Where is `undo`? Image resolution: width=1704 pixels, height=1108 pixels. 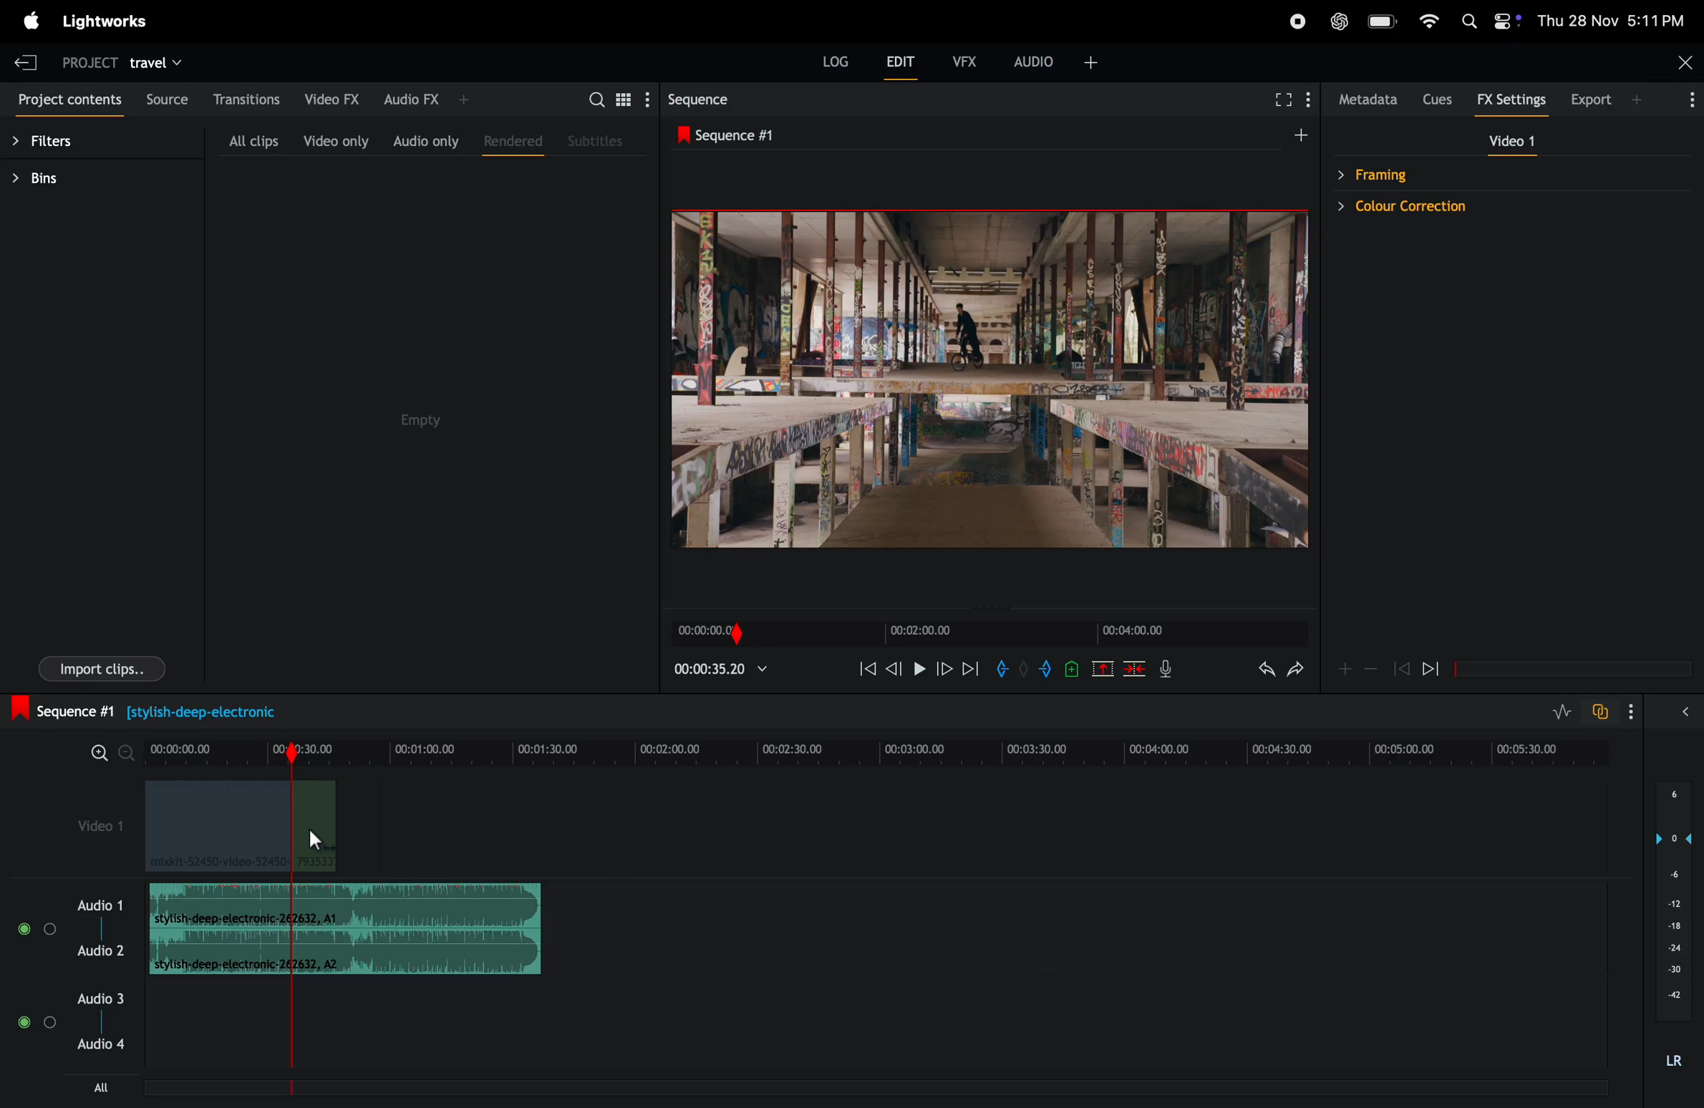
undo is located at coordinates (1256, 674).